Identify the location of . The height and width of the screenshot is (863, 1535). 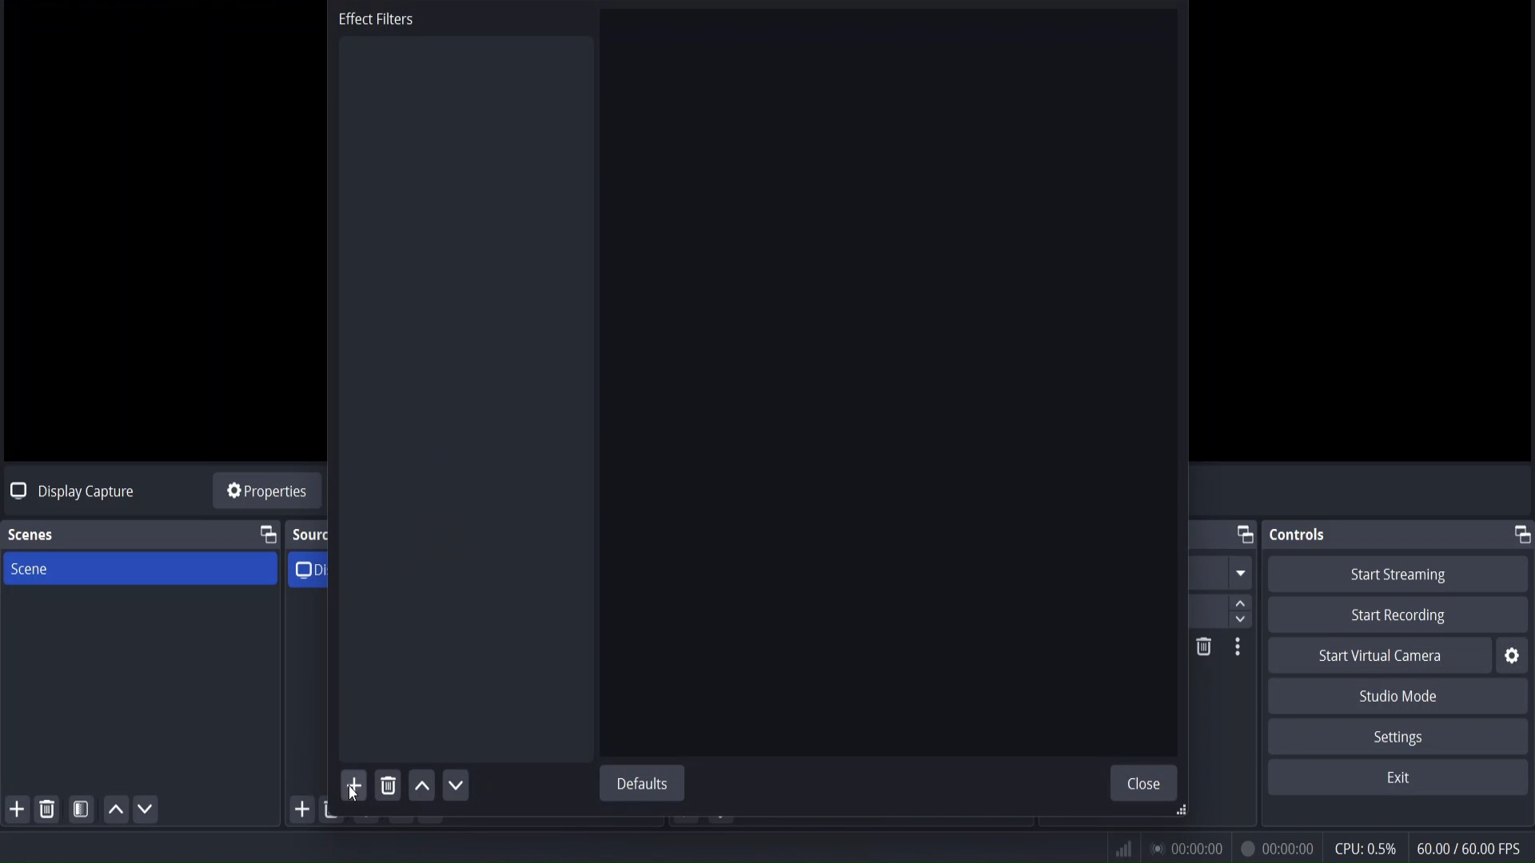
(1239, 650).